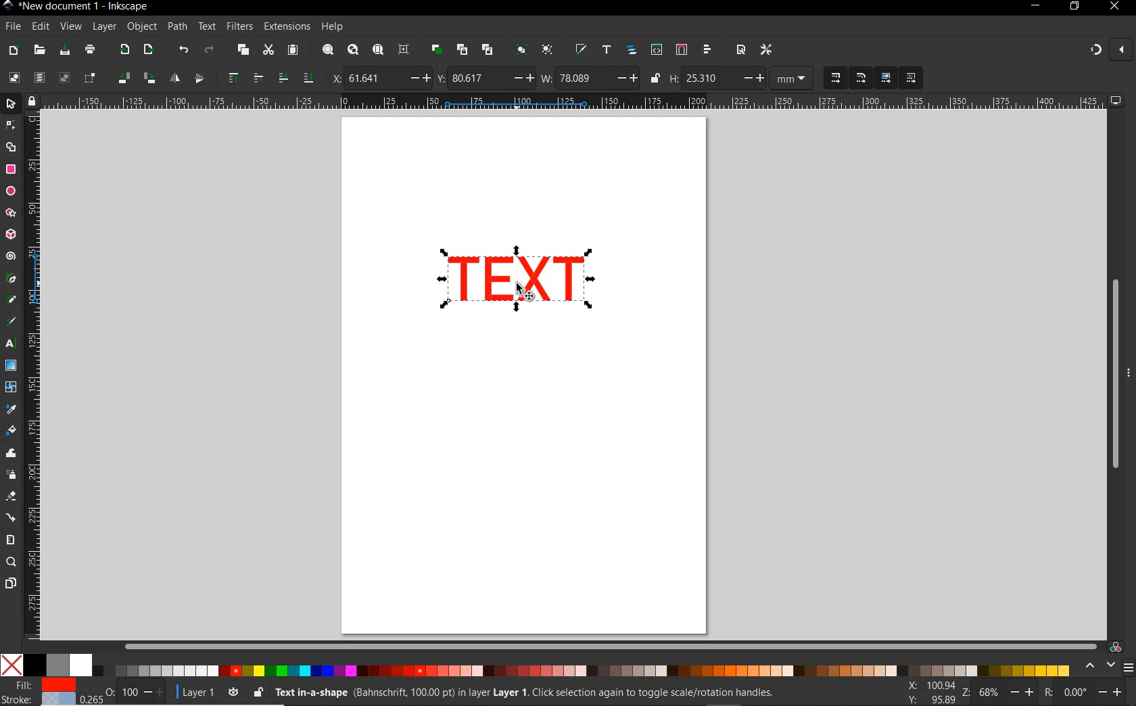 This screenshot has width=1136, height=706. I want to click on extensions, so click(286, 26).